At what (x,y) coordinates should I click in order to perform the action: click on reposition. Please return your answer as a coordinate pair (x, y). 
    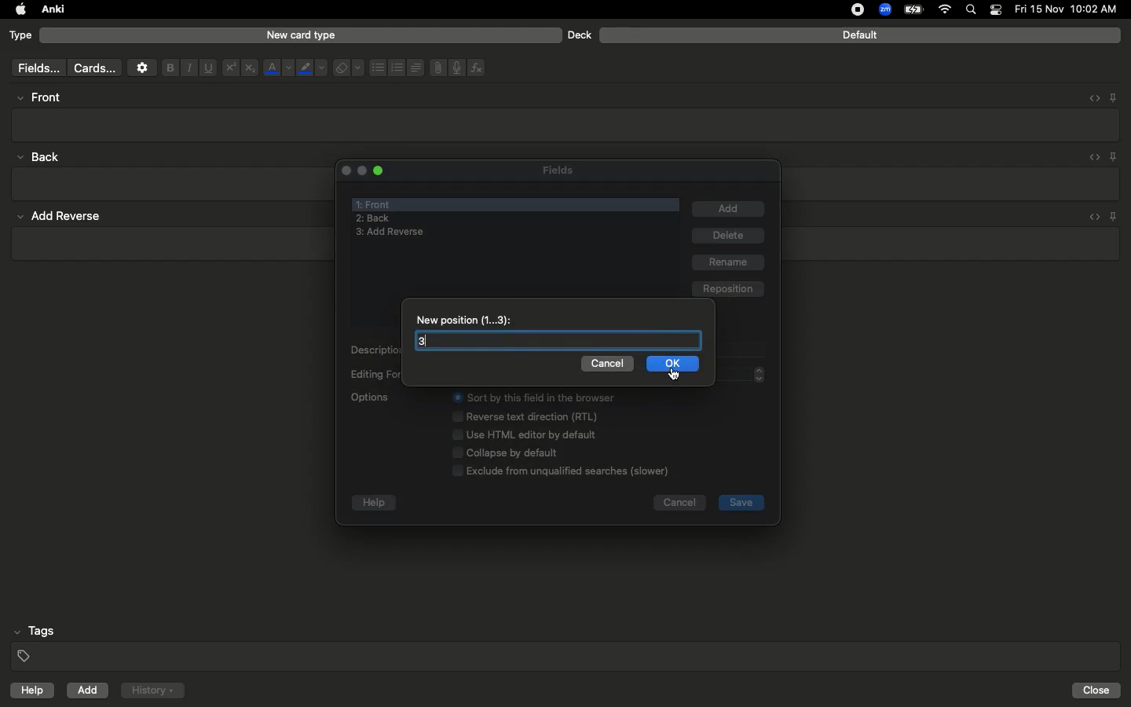
    Looking at the image, I should click on (728, 288).